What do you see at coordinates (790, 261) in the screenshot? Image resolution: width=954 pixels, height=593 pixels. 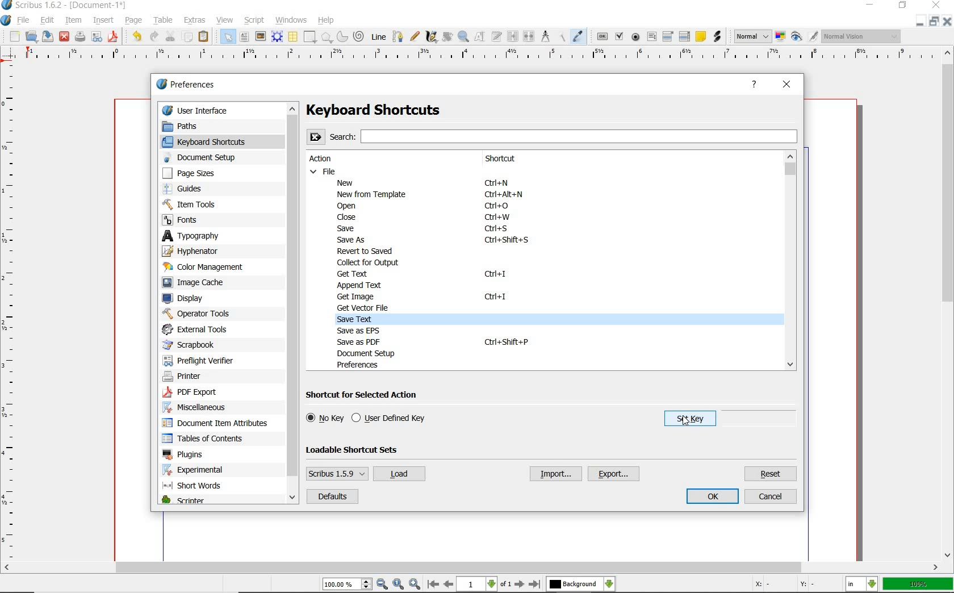 I see `scrollbar` at bounding box center [790, 261].